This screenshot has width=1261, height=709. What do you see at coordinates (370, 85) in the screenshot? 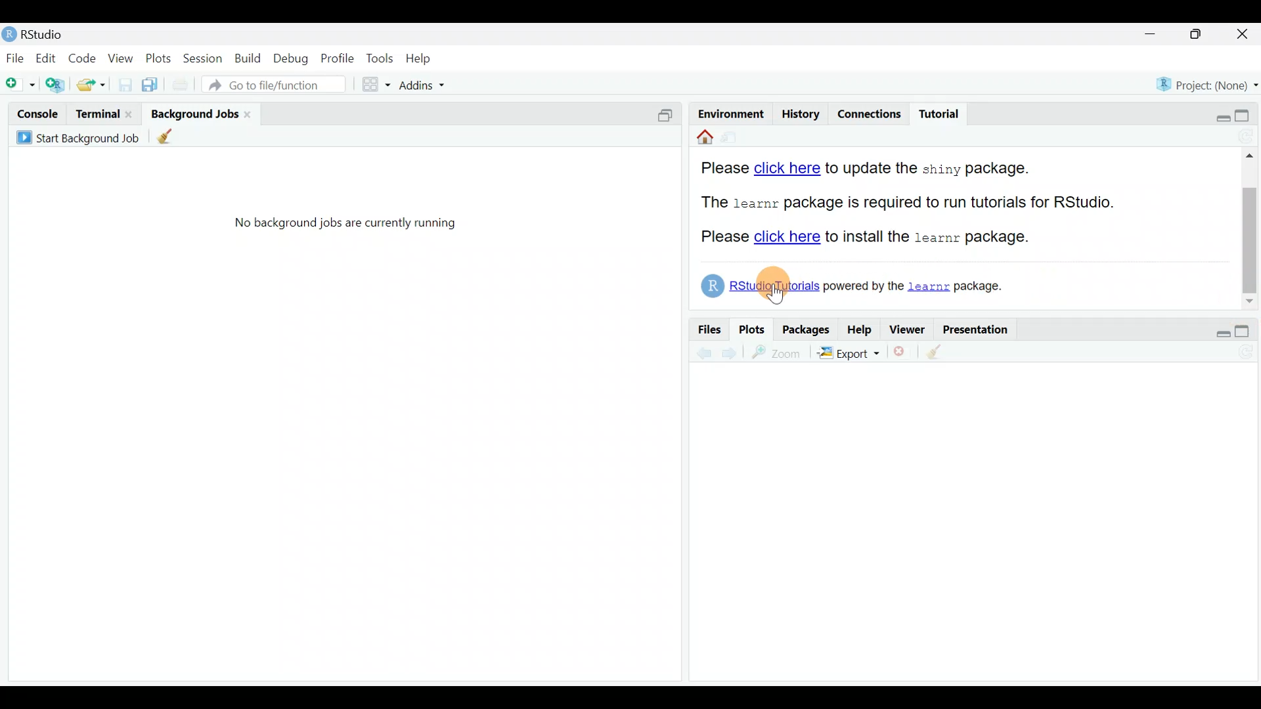
I see `Workspace panes` at bounding box center [370, 85].